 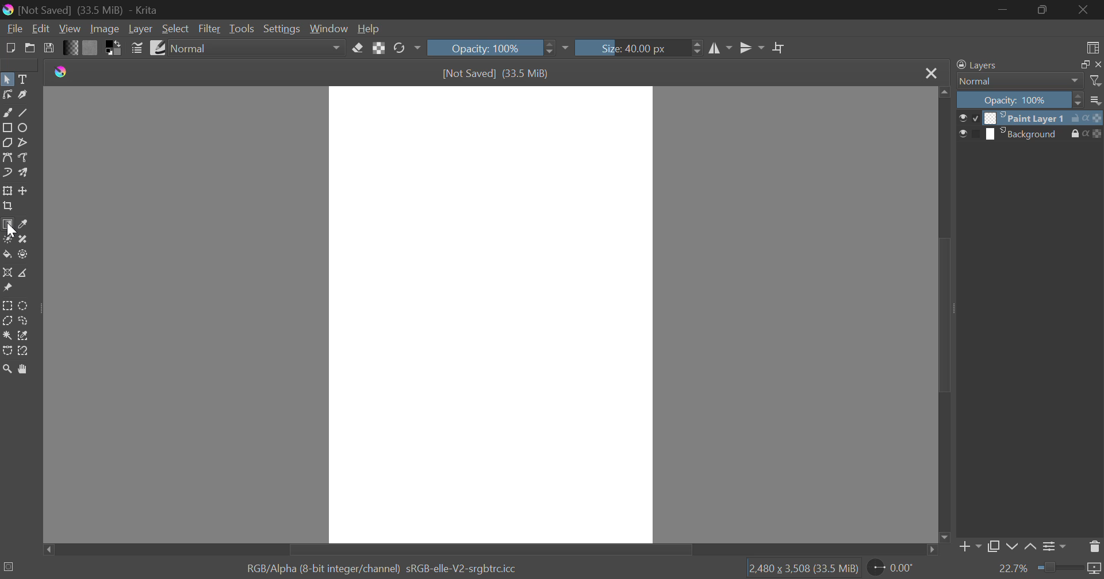 What do you see at coordinates (1097, 134) in the screenshot?
I see `icon` at bounding box center [1097, 134].